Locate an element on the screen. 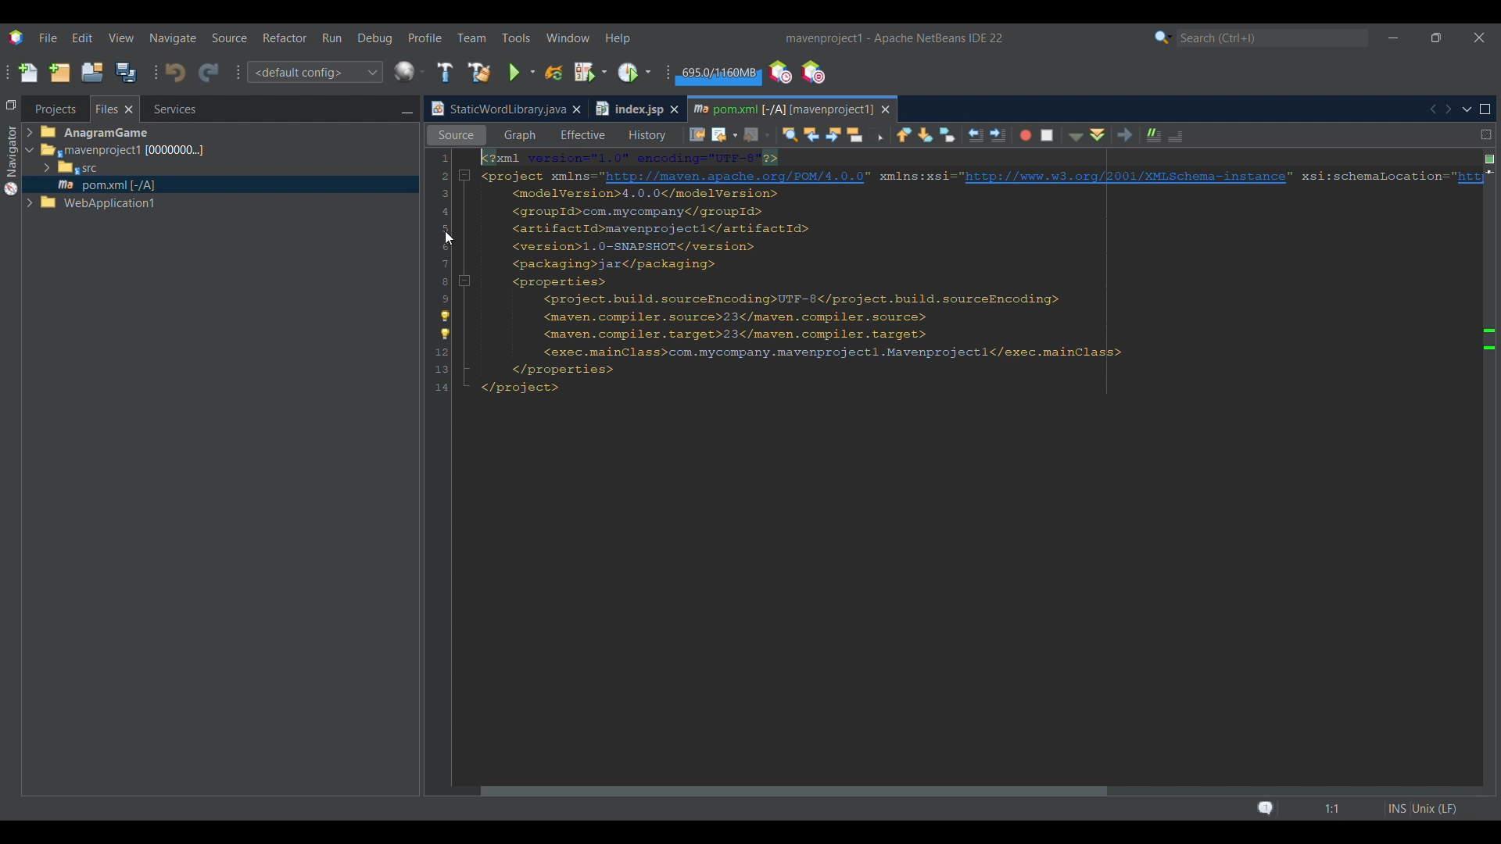 The height and width of the screenshot is (844, 1501). Minimize is located at coordinates (407, 110).